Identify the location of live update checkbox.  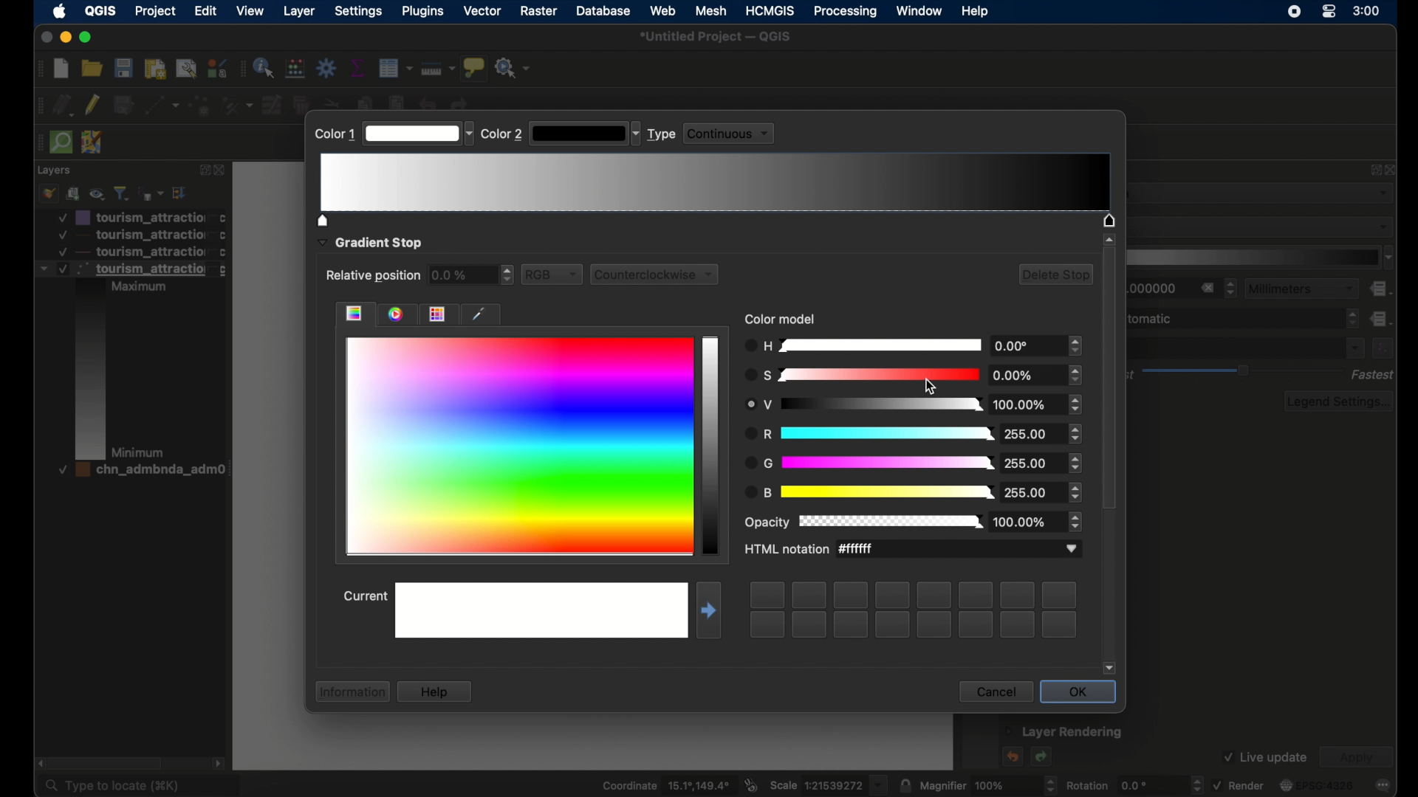
(1264, 756).